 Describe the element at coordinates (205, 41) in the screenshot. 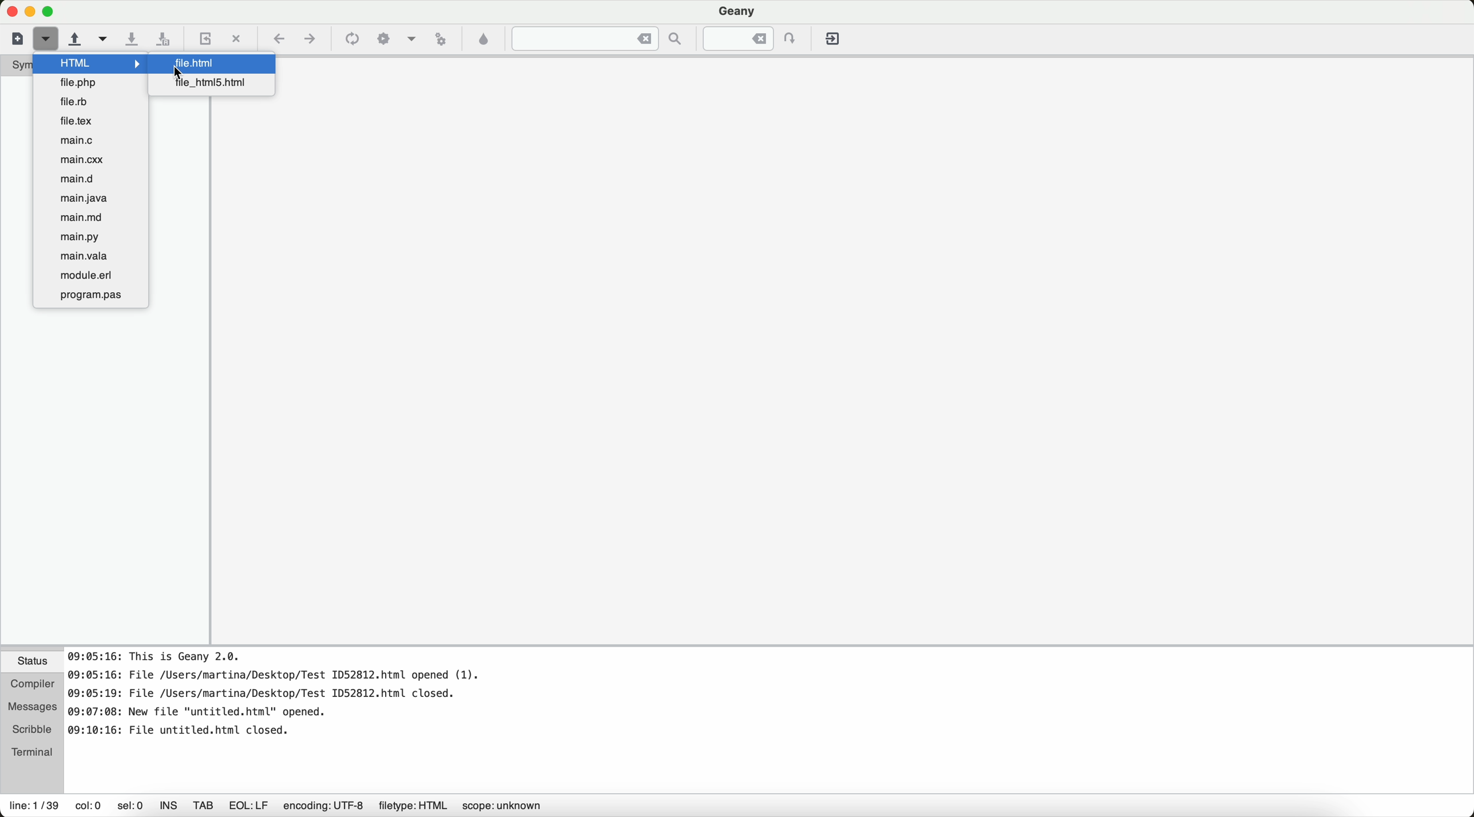

I see `reload the current file from a disk` at that location.